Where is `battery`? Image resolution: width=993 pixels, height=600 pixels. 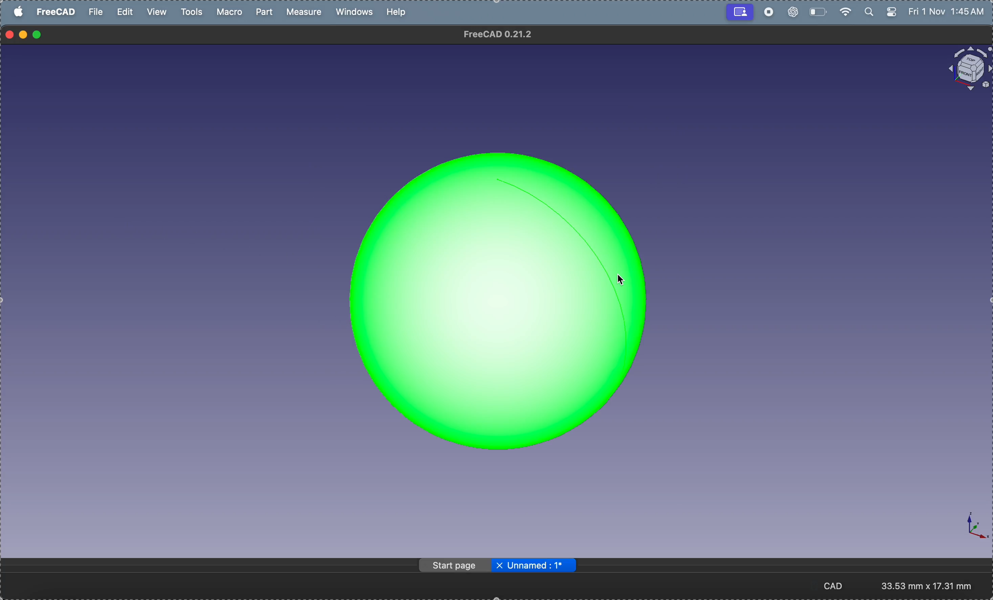 battery is located at coordinates (818, 11).